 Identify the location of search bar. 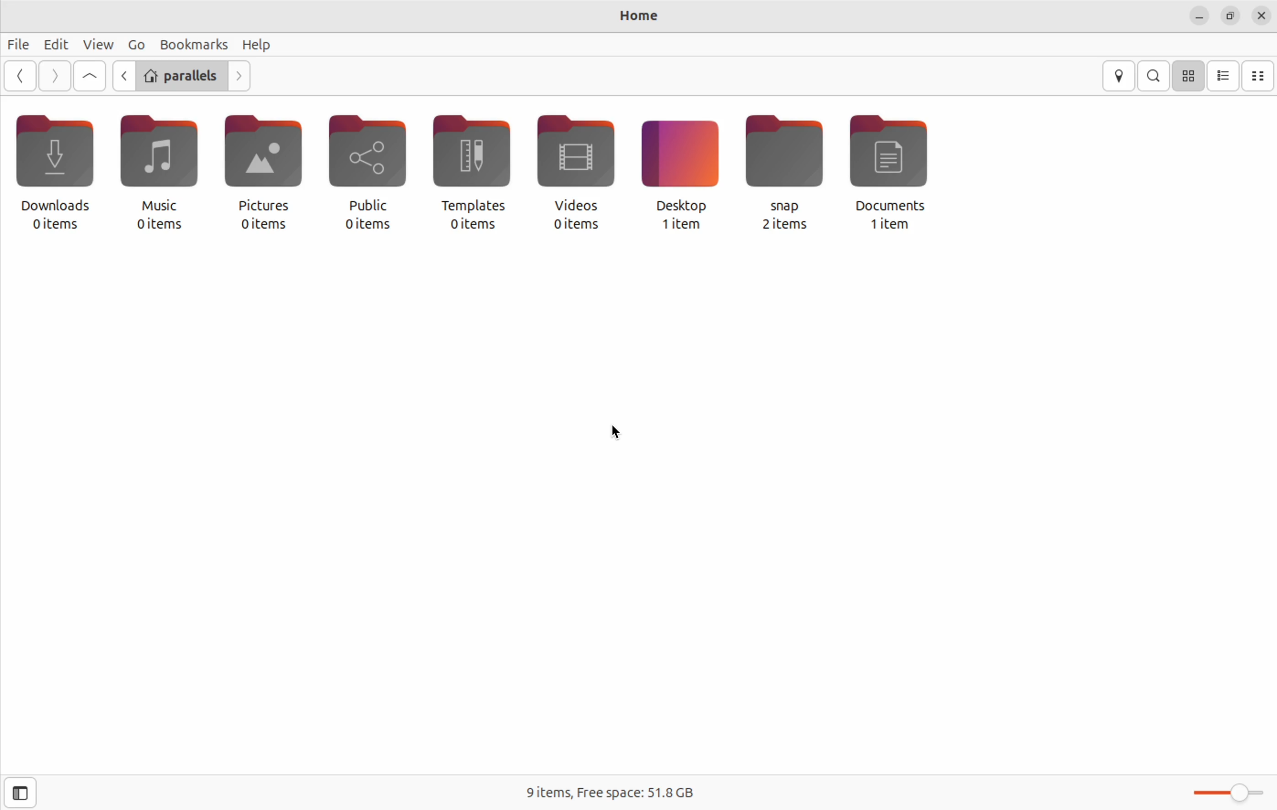
(1155, 75).